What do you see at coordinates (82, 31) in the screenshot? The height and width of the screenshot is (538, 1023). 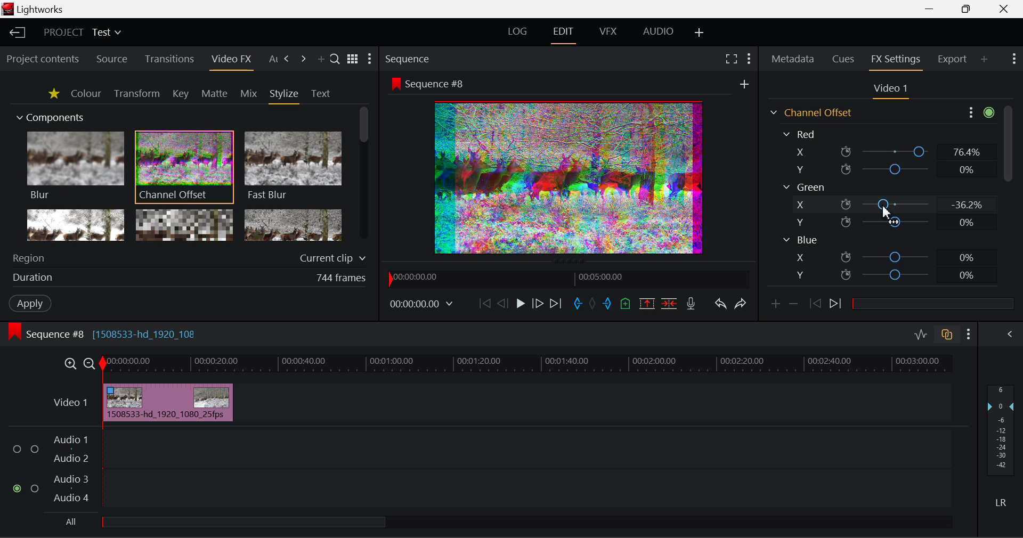 I see `Project Title` at bounding box center [82, 31].